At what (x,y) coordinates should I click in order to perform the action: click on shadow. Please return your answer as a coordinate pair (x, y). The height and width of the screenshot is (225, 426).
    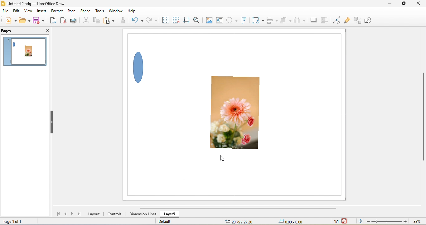
    Looking at the image, I should click on (310, 21).